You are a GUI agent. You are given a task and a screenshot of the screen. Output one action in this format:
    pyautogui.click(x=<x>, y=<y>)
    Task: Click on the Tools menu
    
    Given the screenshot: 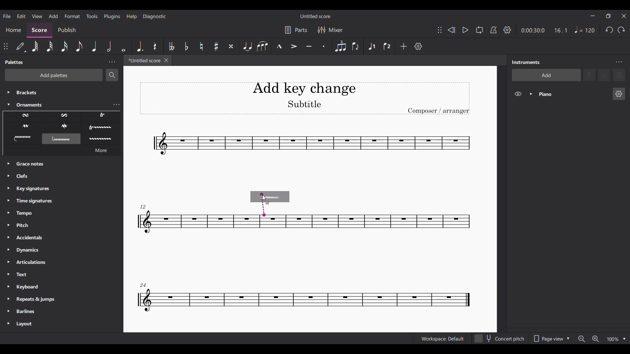 What is the action you would take?
    pyautogui.click(x=92, y=16)
    